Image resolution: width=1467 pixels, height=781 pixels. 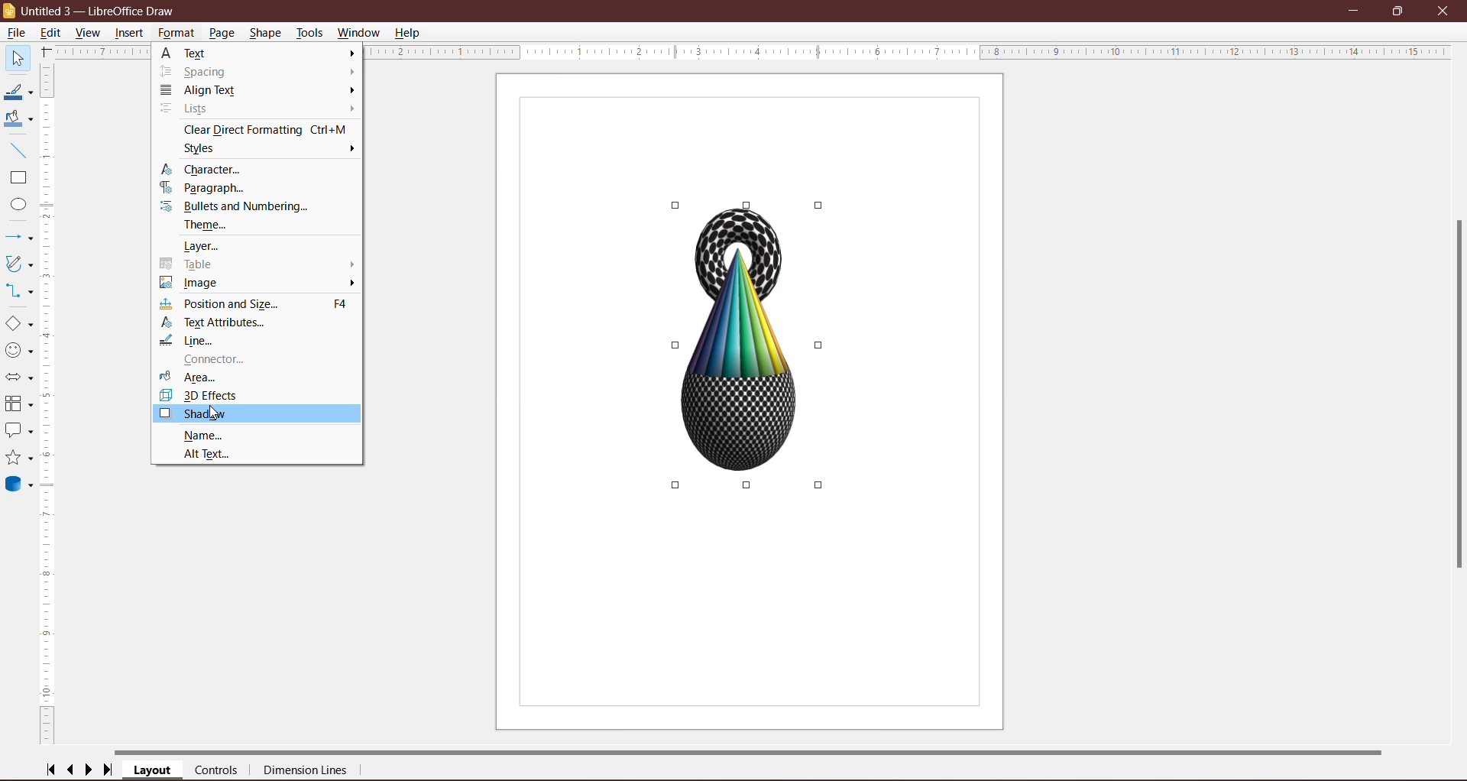 What do you see at coordinates (19, 350) in the screenshot?
I see `Symbol Shapes` at bounding box center [19, 350].